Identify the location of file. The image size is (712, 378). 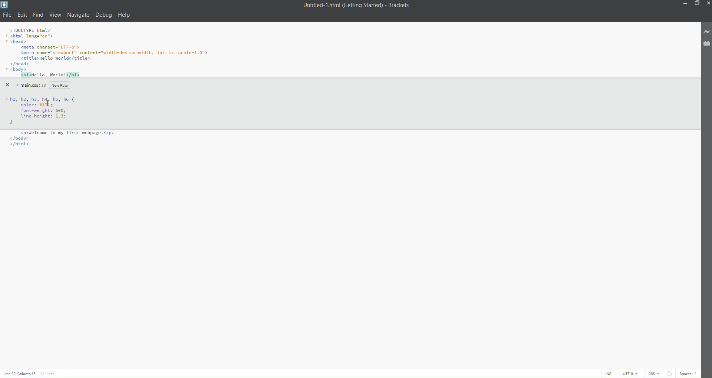
(8, 15).